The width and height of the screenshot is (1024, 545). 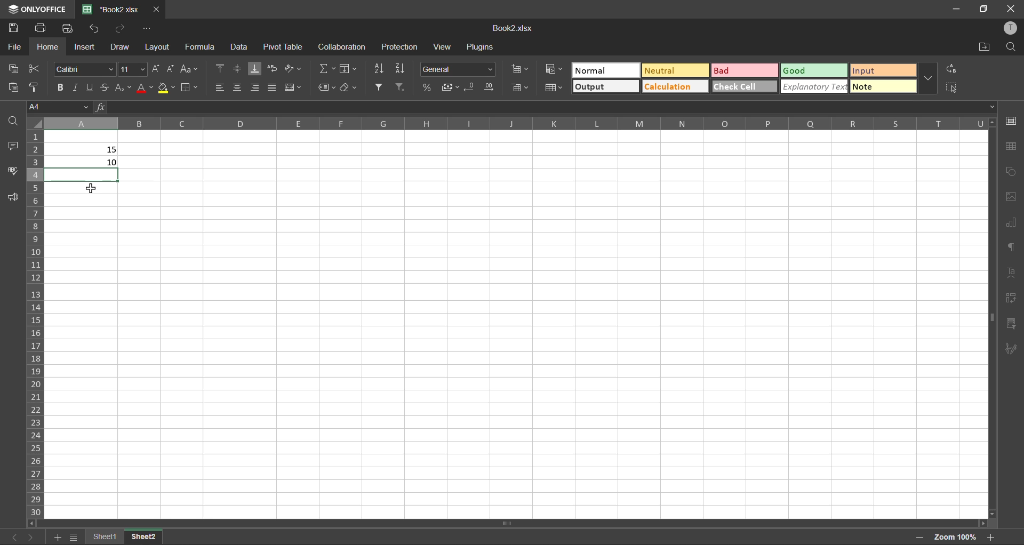 What do you see at coordinates (11, 86) in the screenshot?
I see `paste` at bounding box center [11, 86].